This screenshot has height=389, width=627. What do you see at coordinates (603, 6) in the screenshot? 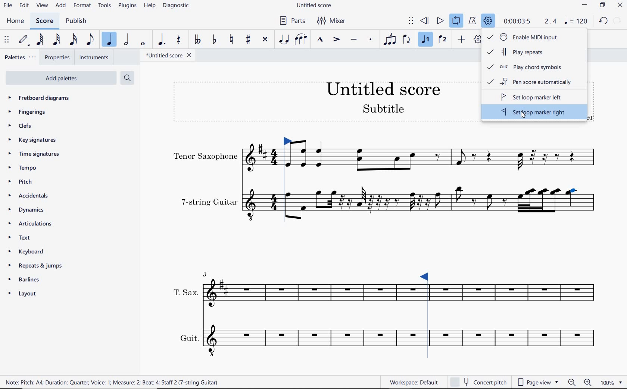
I see `RESTORE DOWN` at bounding box center [603, 6].